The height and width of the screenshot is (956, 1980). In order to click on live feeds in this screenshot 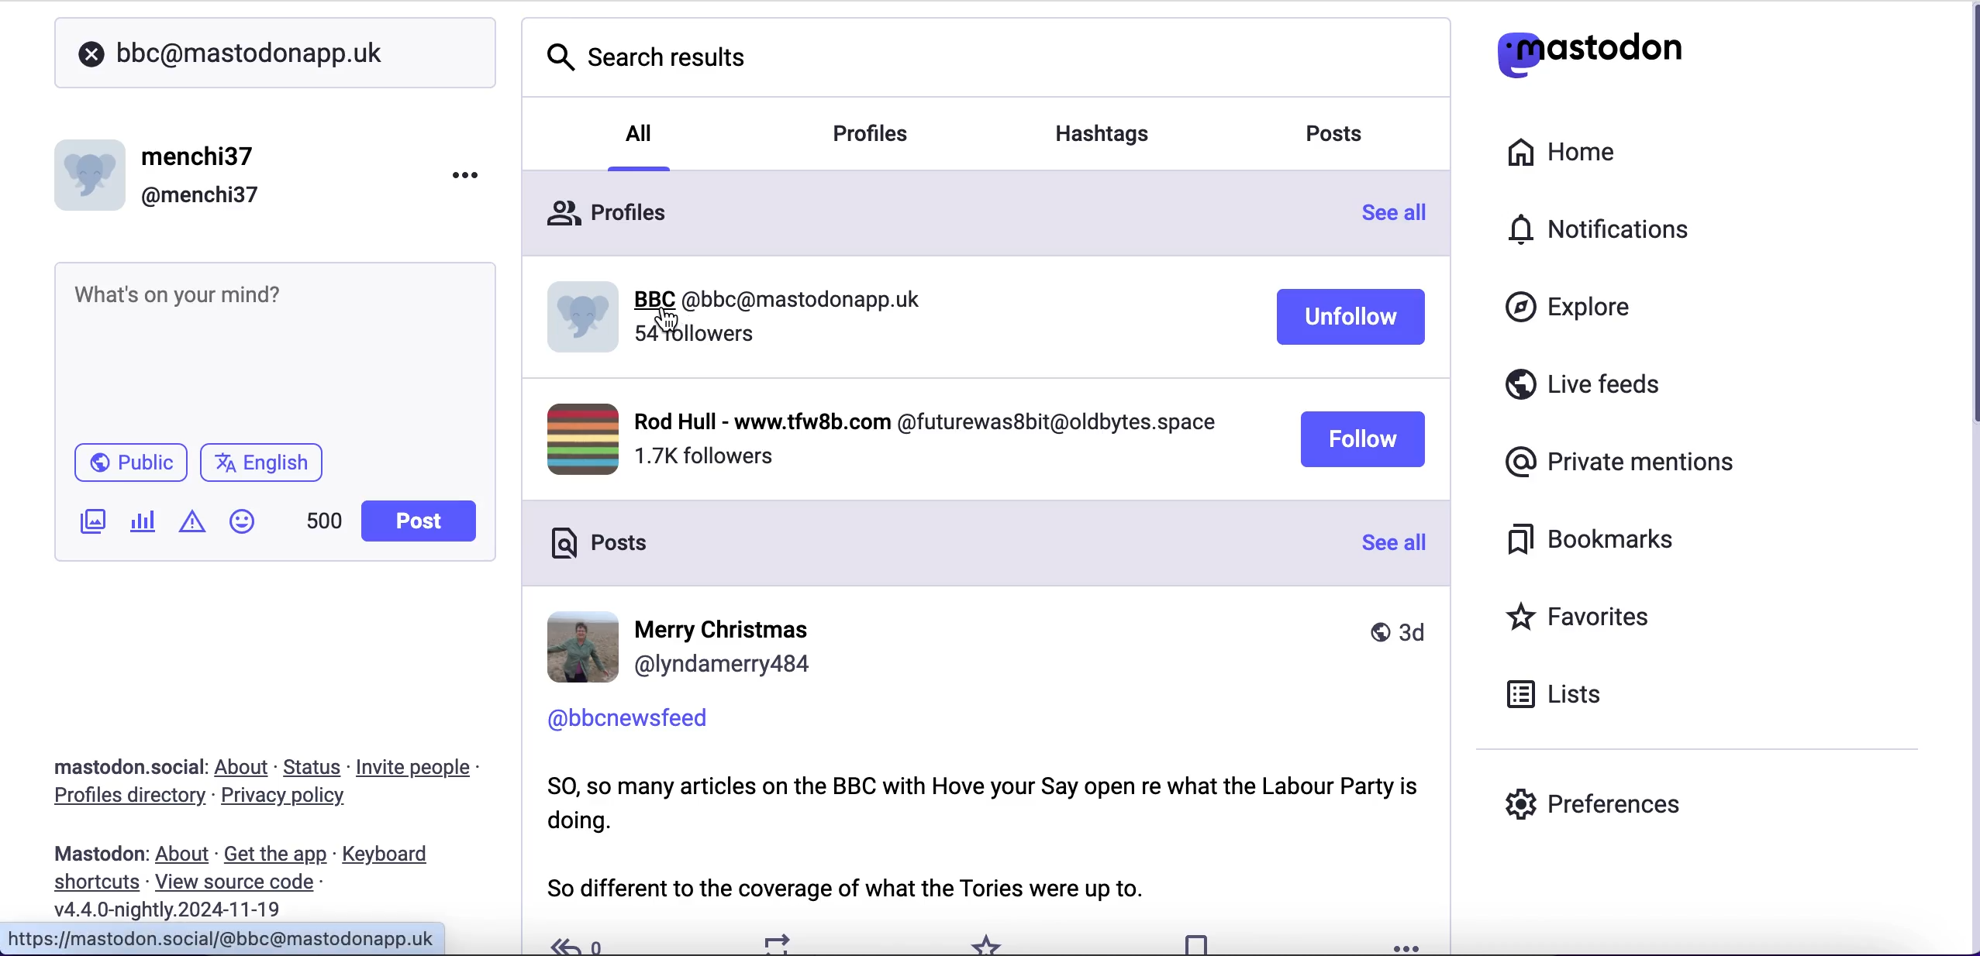, I will do `click(1584, 390)`.